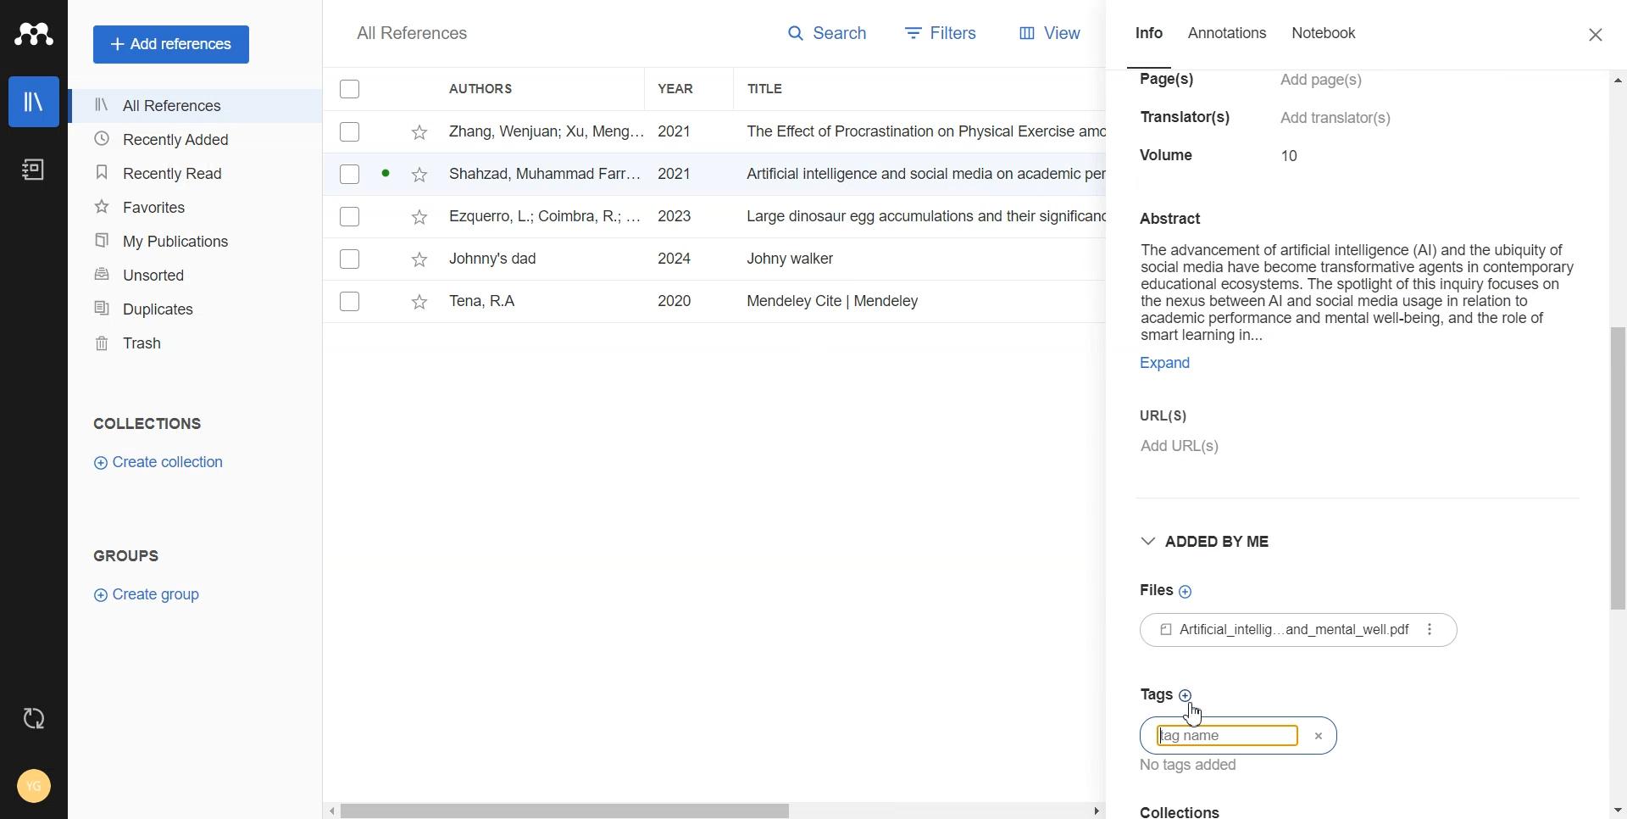 The height and width of the screenshot is (819, 1627). What do you see at coordinates (1598, 34) in the screenshot?
I see `Close` at bounding box center [1598, 34].